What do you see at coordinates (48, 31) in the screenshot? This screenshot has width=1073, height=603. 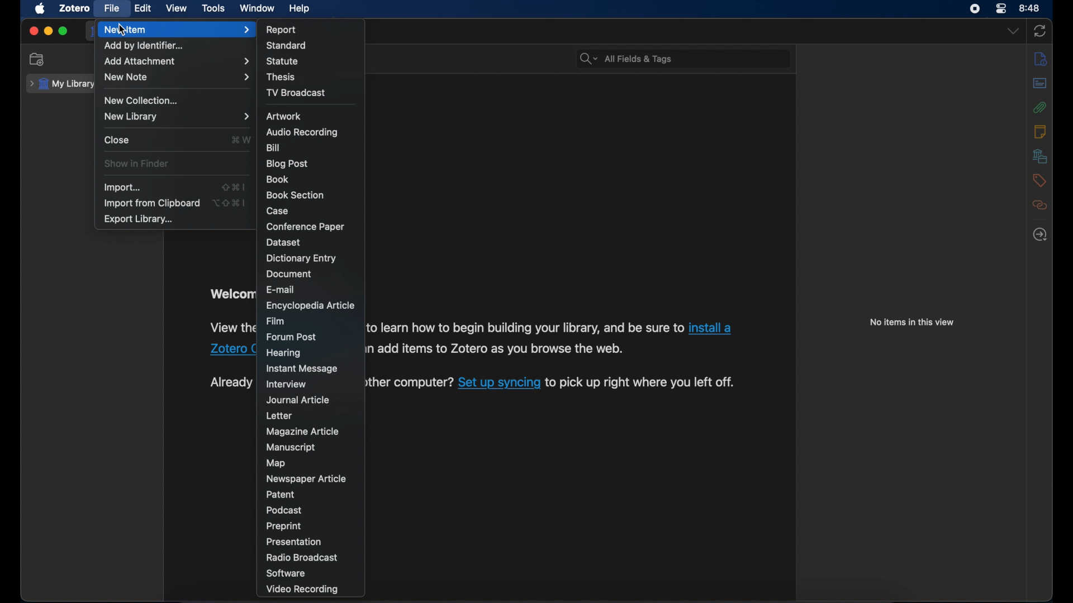 I see `minimize` at bounding box center [48, 31].